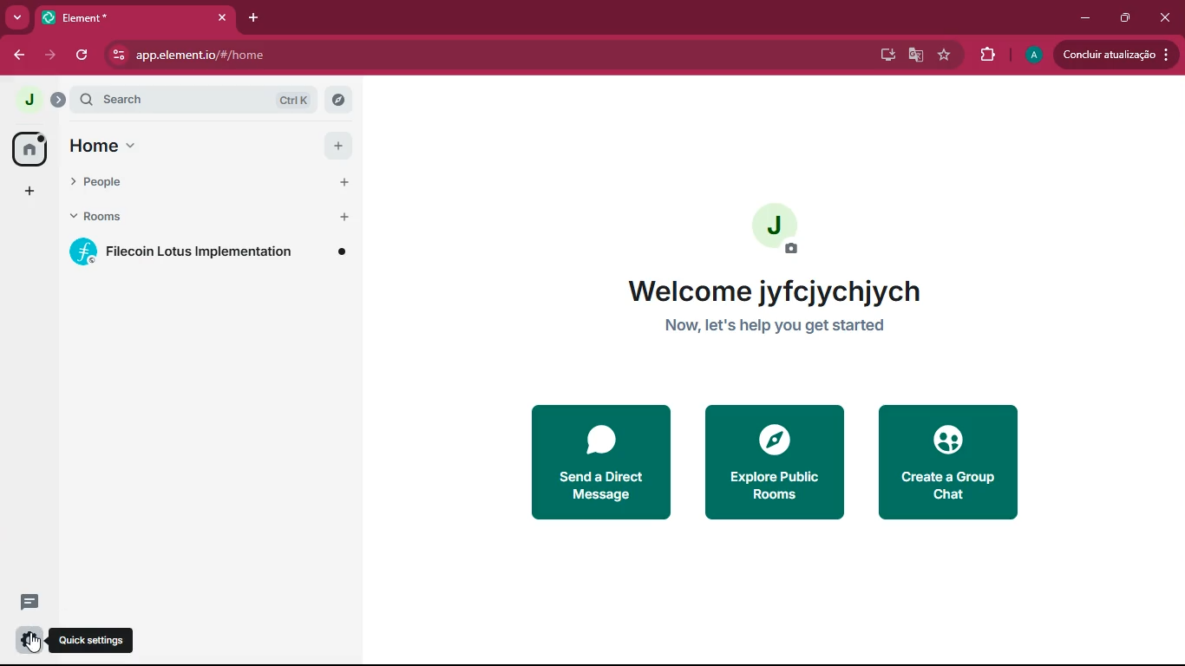 The image size is (1185, 666). I want to click on website url, so click(191, 56).